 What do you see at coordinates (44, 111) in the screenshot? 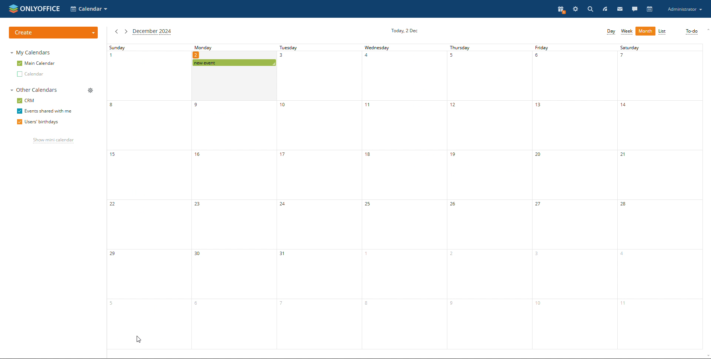
I see `events shared with me` at bounding box center [44, 111].